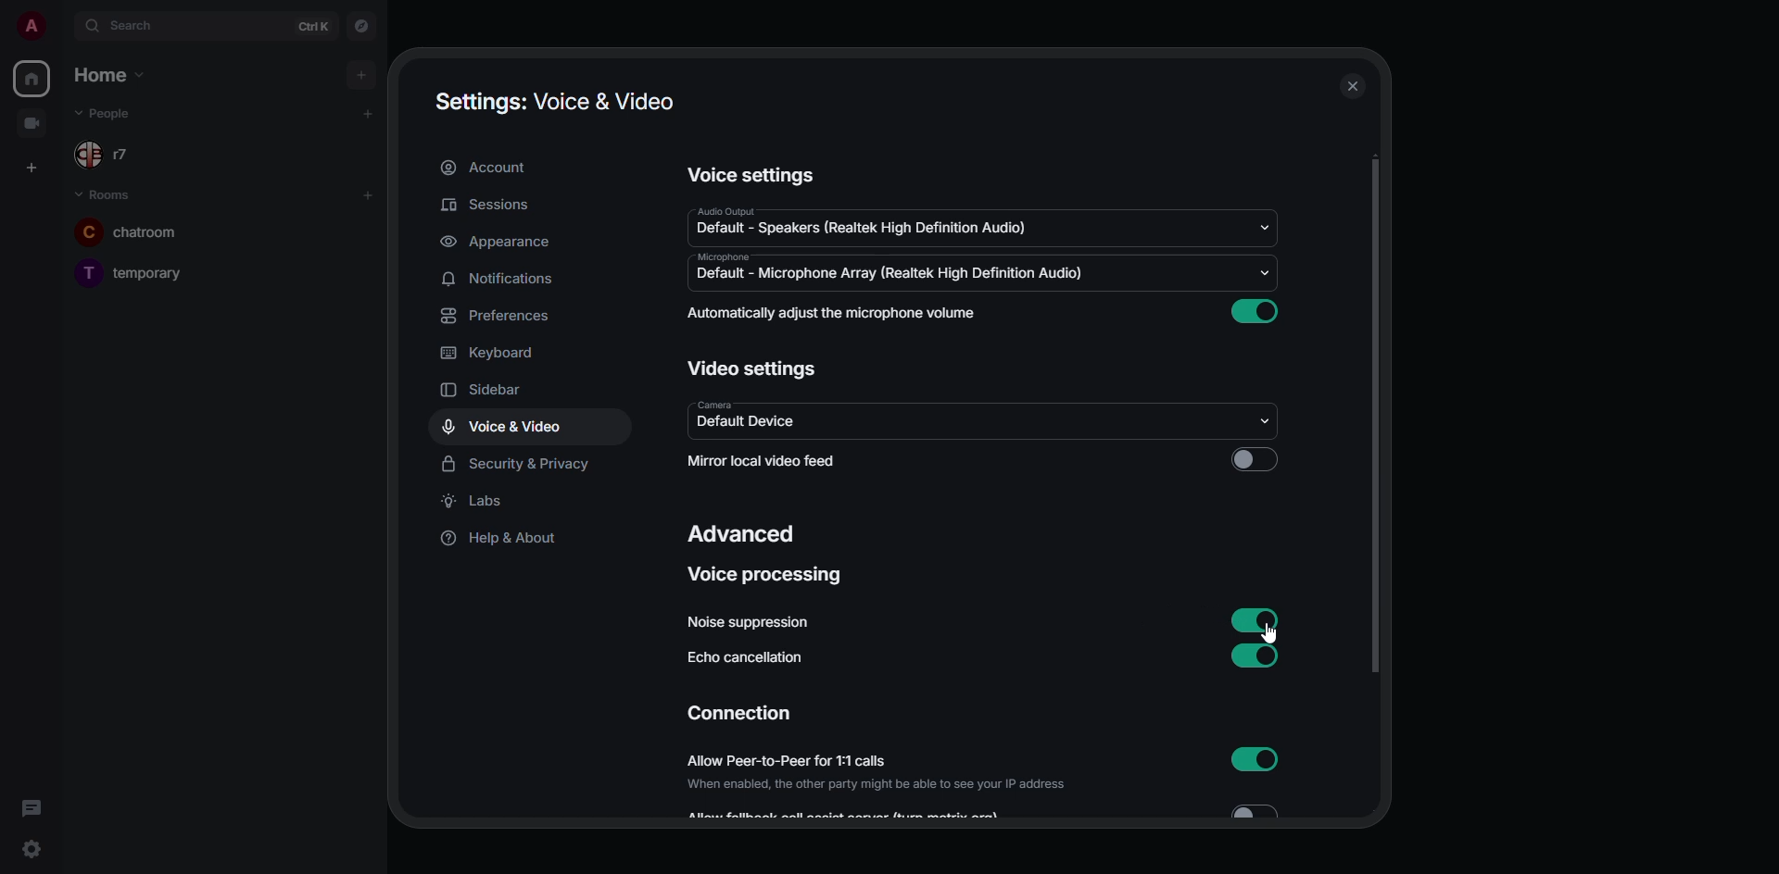 Image resolution: width=1779 pixels, height=874 pixels. I want to click on video room, so click(32, 121).